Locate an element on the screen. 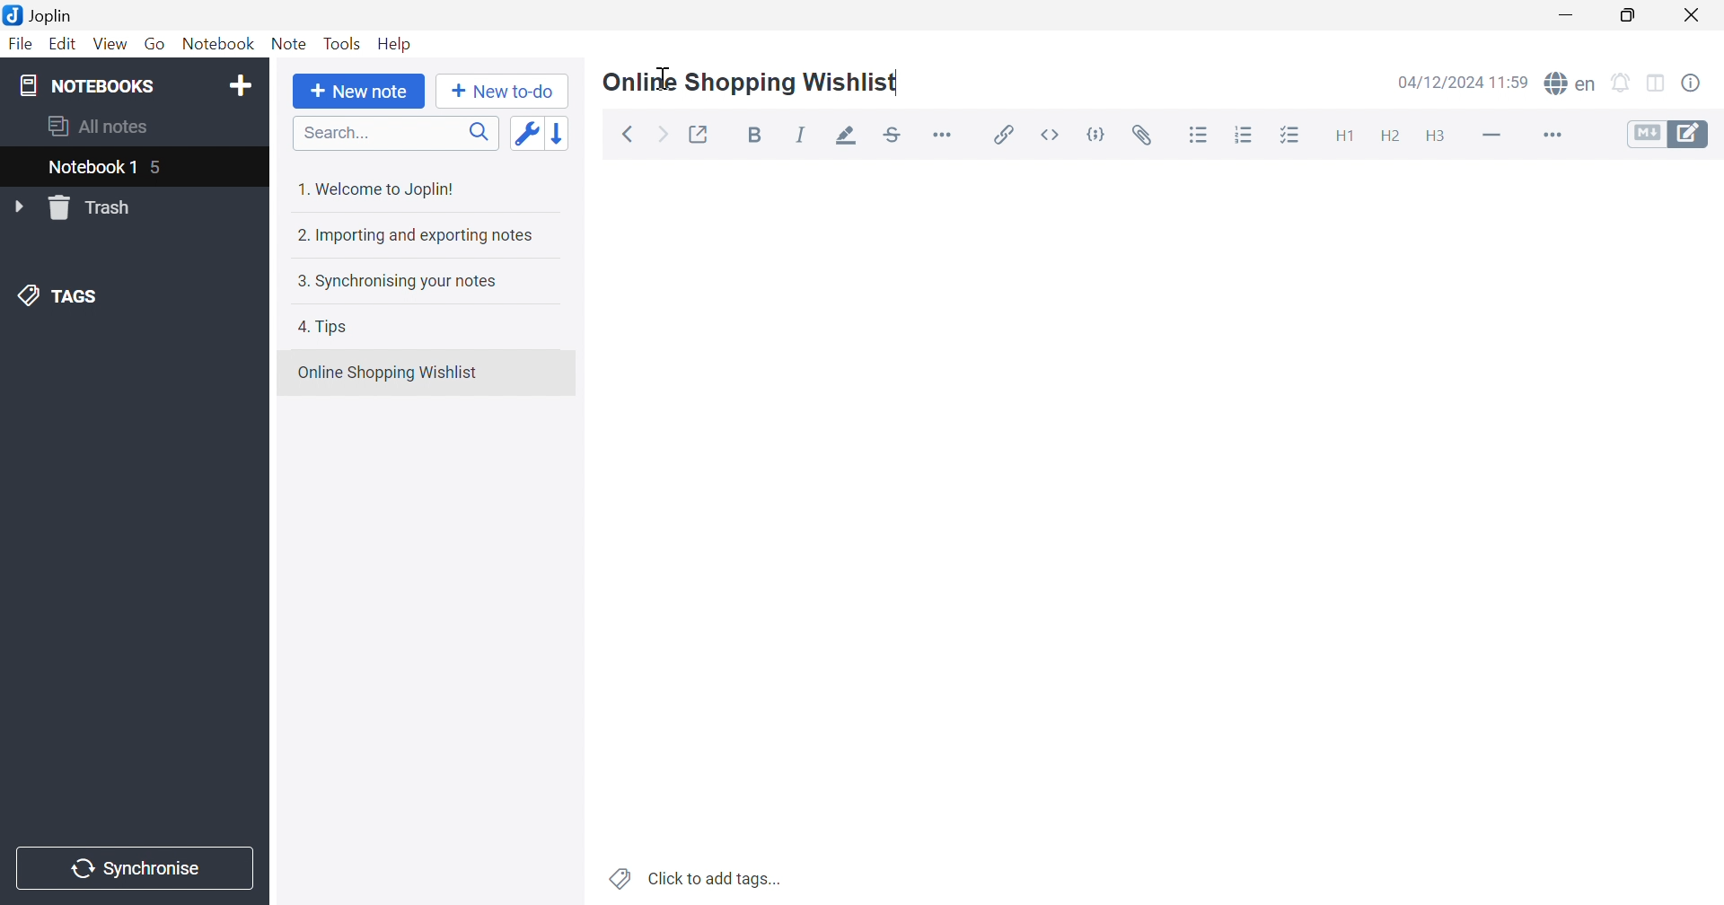  New to-do is located at coordinates (503, 92).